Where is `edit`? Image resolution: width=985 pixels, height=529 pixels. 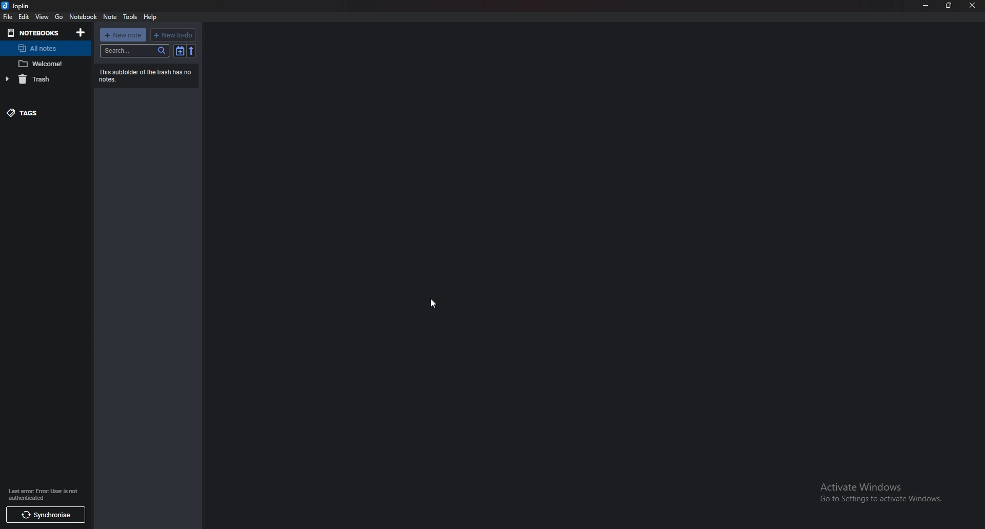
edit is located at coordinates (24, 16).